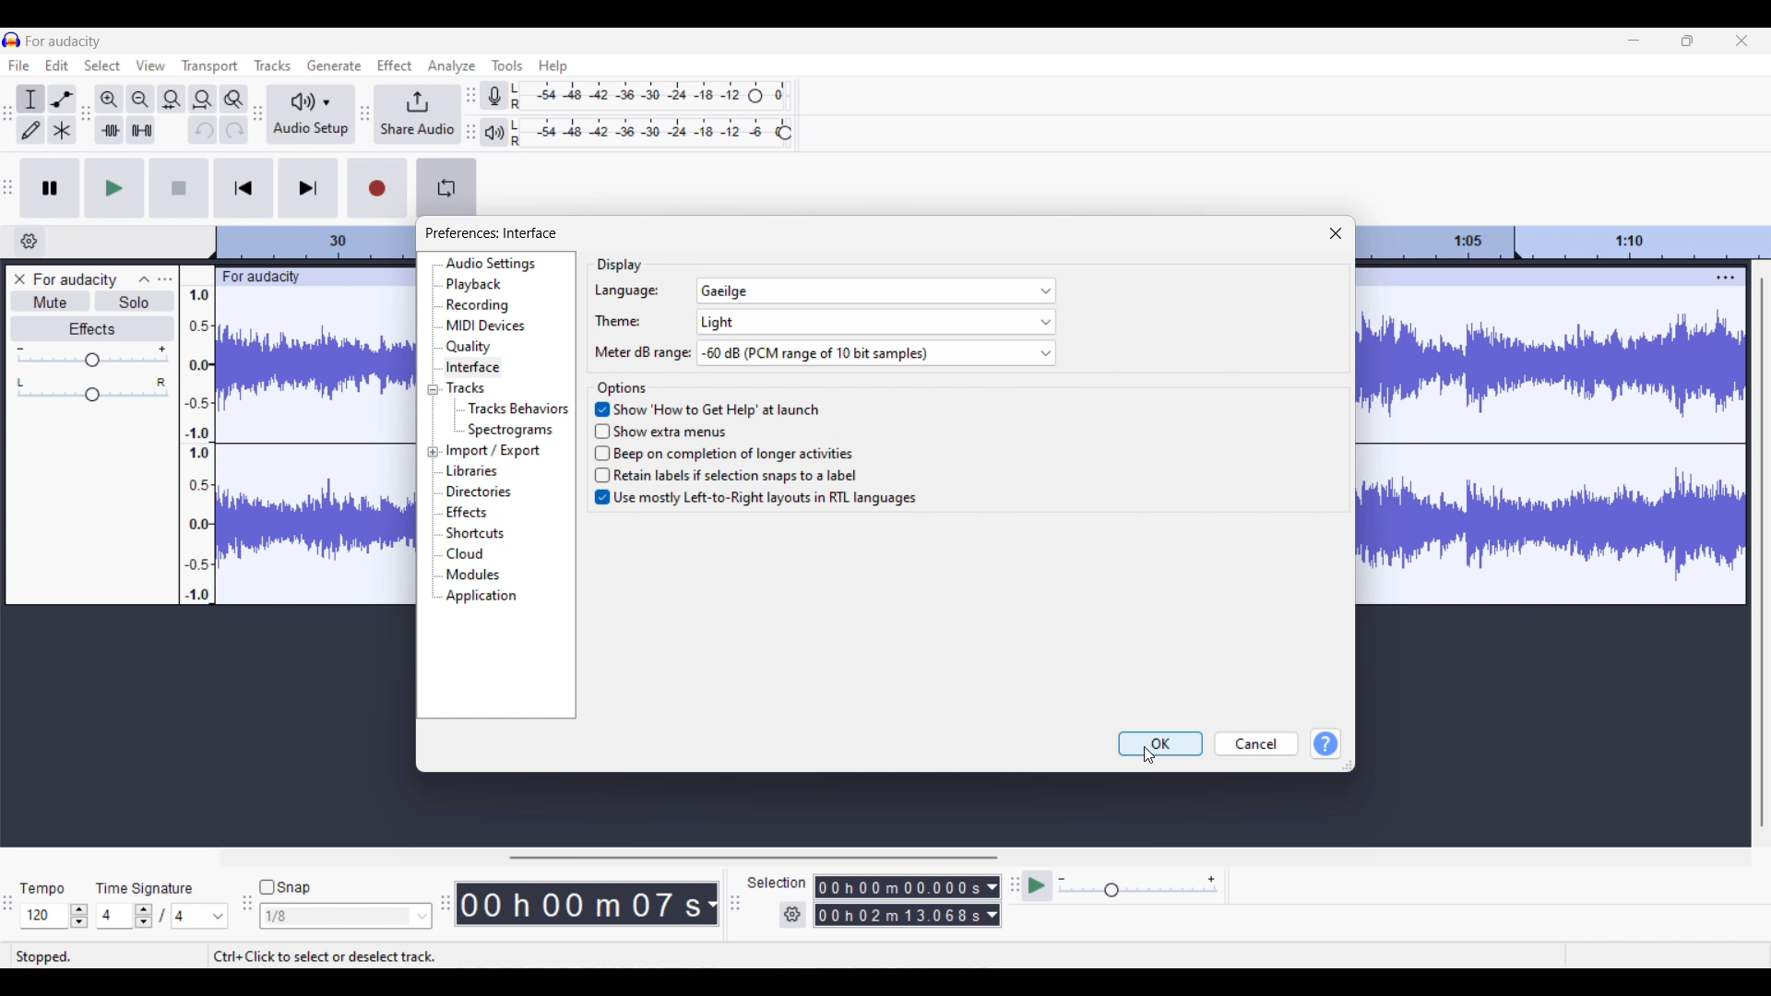 This screenshot has width=1771, height=996. Describe the element at coordinates (311, 113) in the screenshot. I see `Audio setup` at that location.